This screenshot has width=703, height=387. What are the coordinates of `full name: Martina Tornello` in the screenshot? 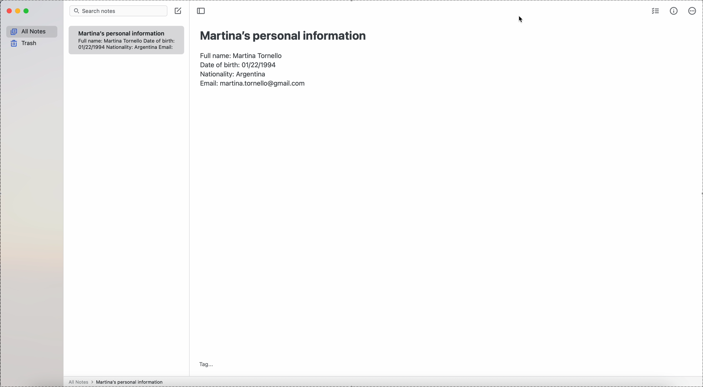 It's located at (242, 54).